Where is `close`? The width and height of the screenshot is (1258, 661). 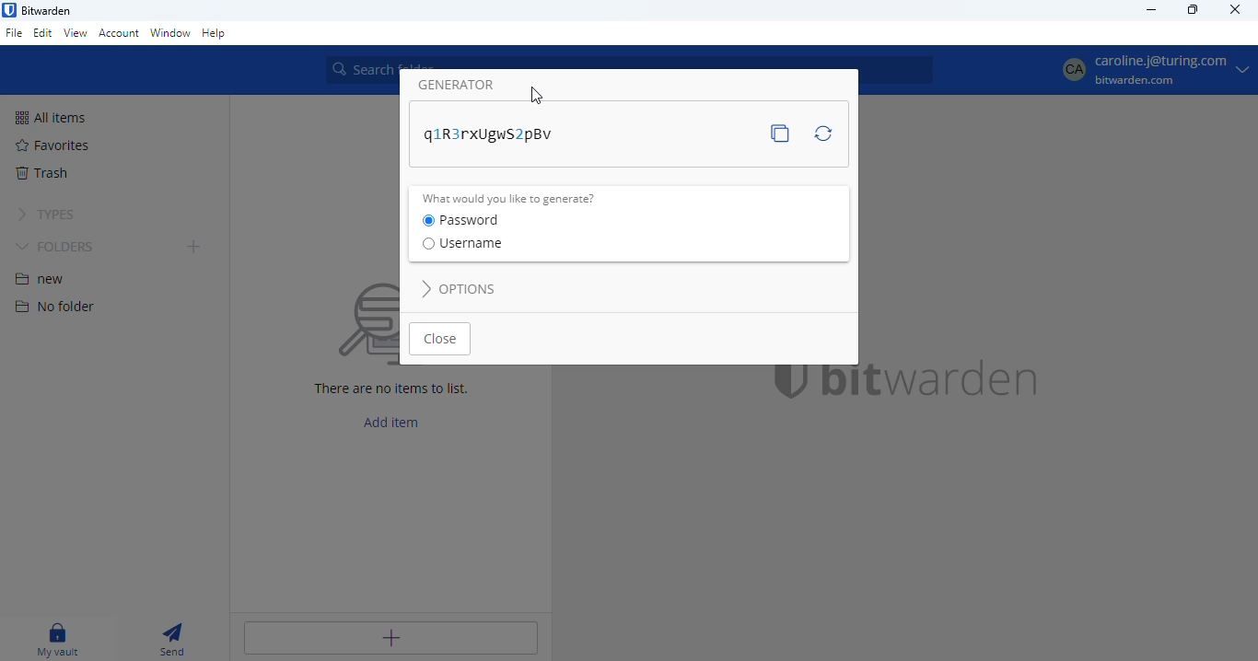 close is located at coordinates (441, 339).